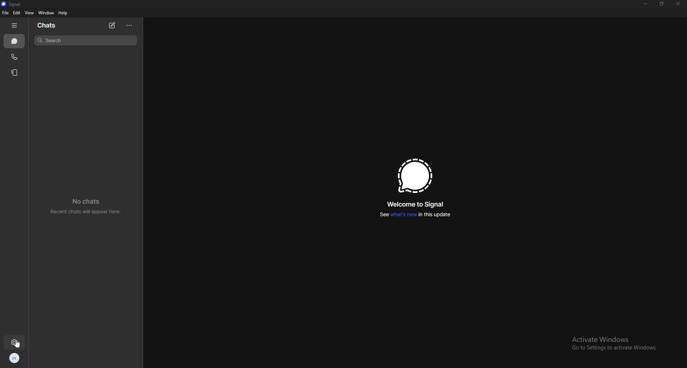 The height and width of the screenshot is (368, 687). What do you see at coordinates (6, 13) in the screenshot?
I see `file` at bounding box center [6, 13].